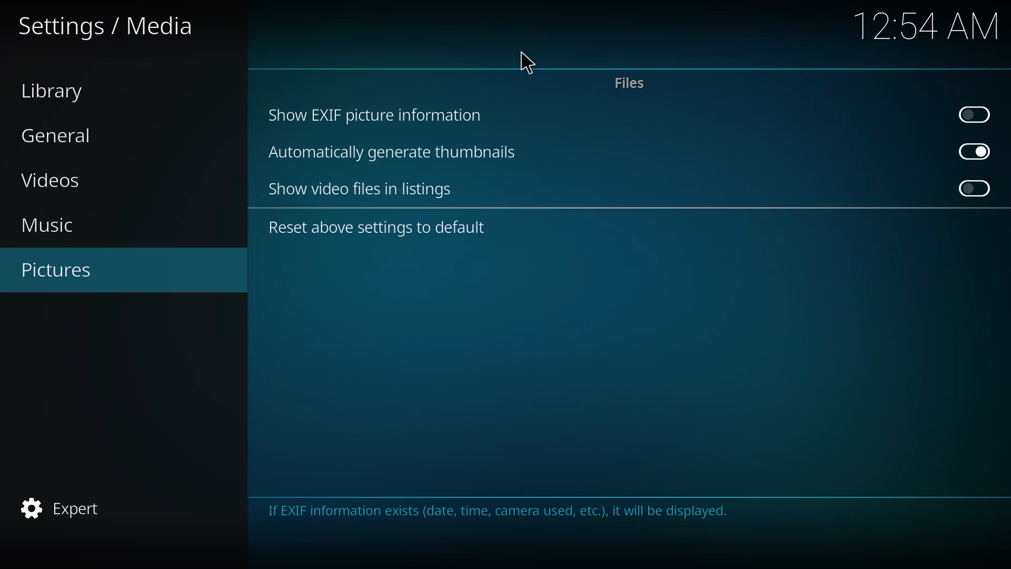 This screenshot has width=1011, height=569. What do you see at coordinates (974, 151) in the screenshot?
I see `enabled` at bounding box center [974, 151].